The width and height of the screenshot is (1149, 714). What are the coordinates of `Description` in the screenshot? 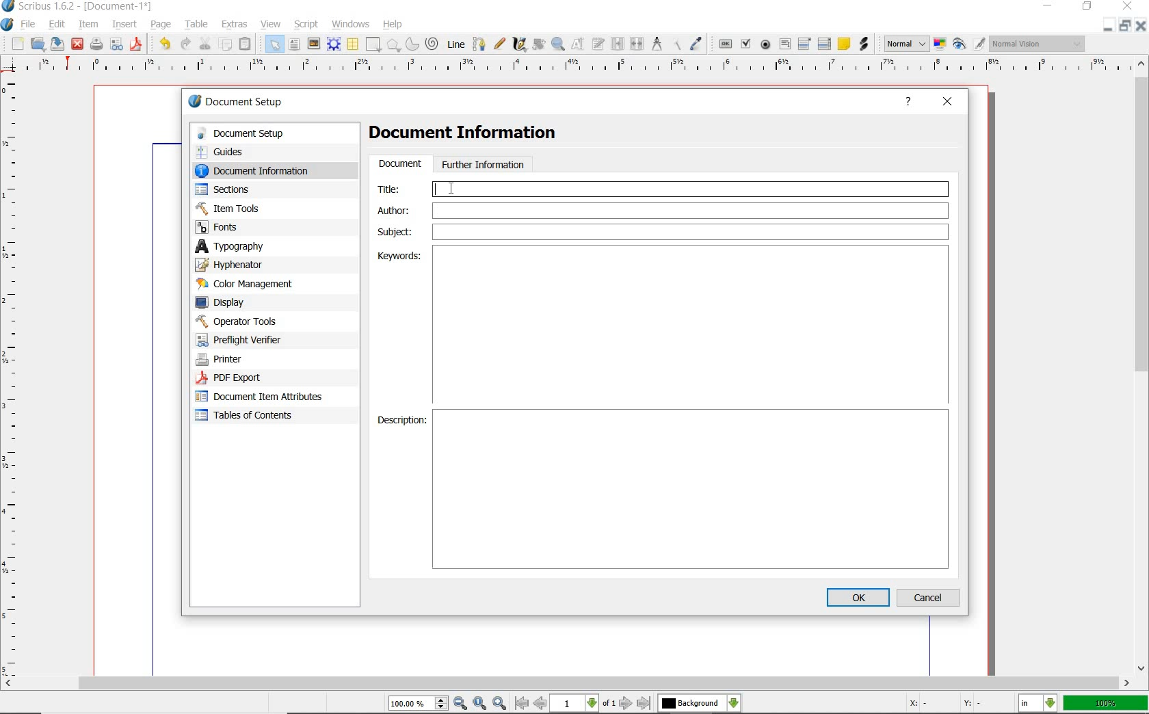 It's located at (399, 421).